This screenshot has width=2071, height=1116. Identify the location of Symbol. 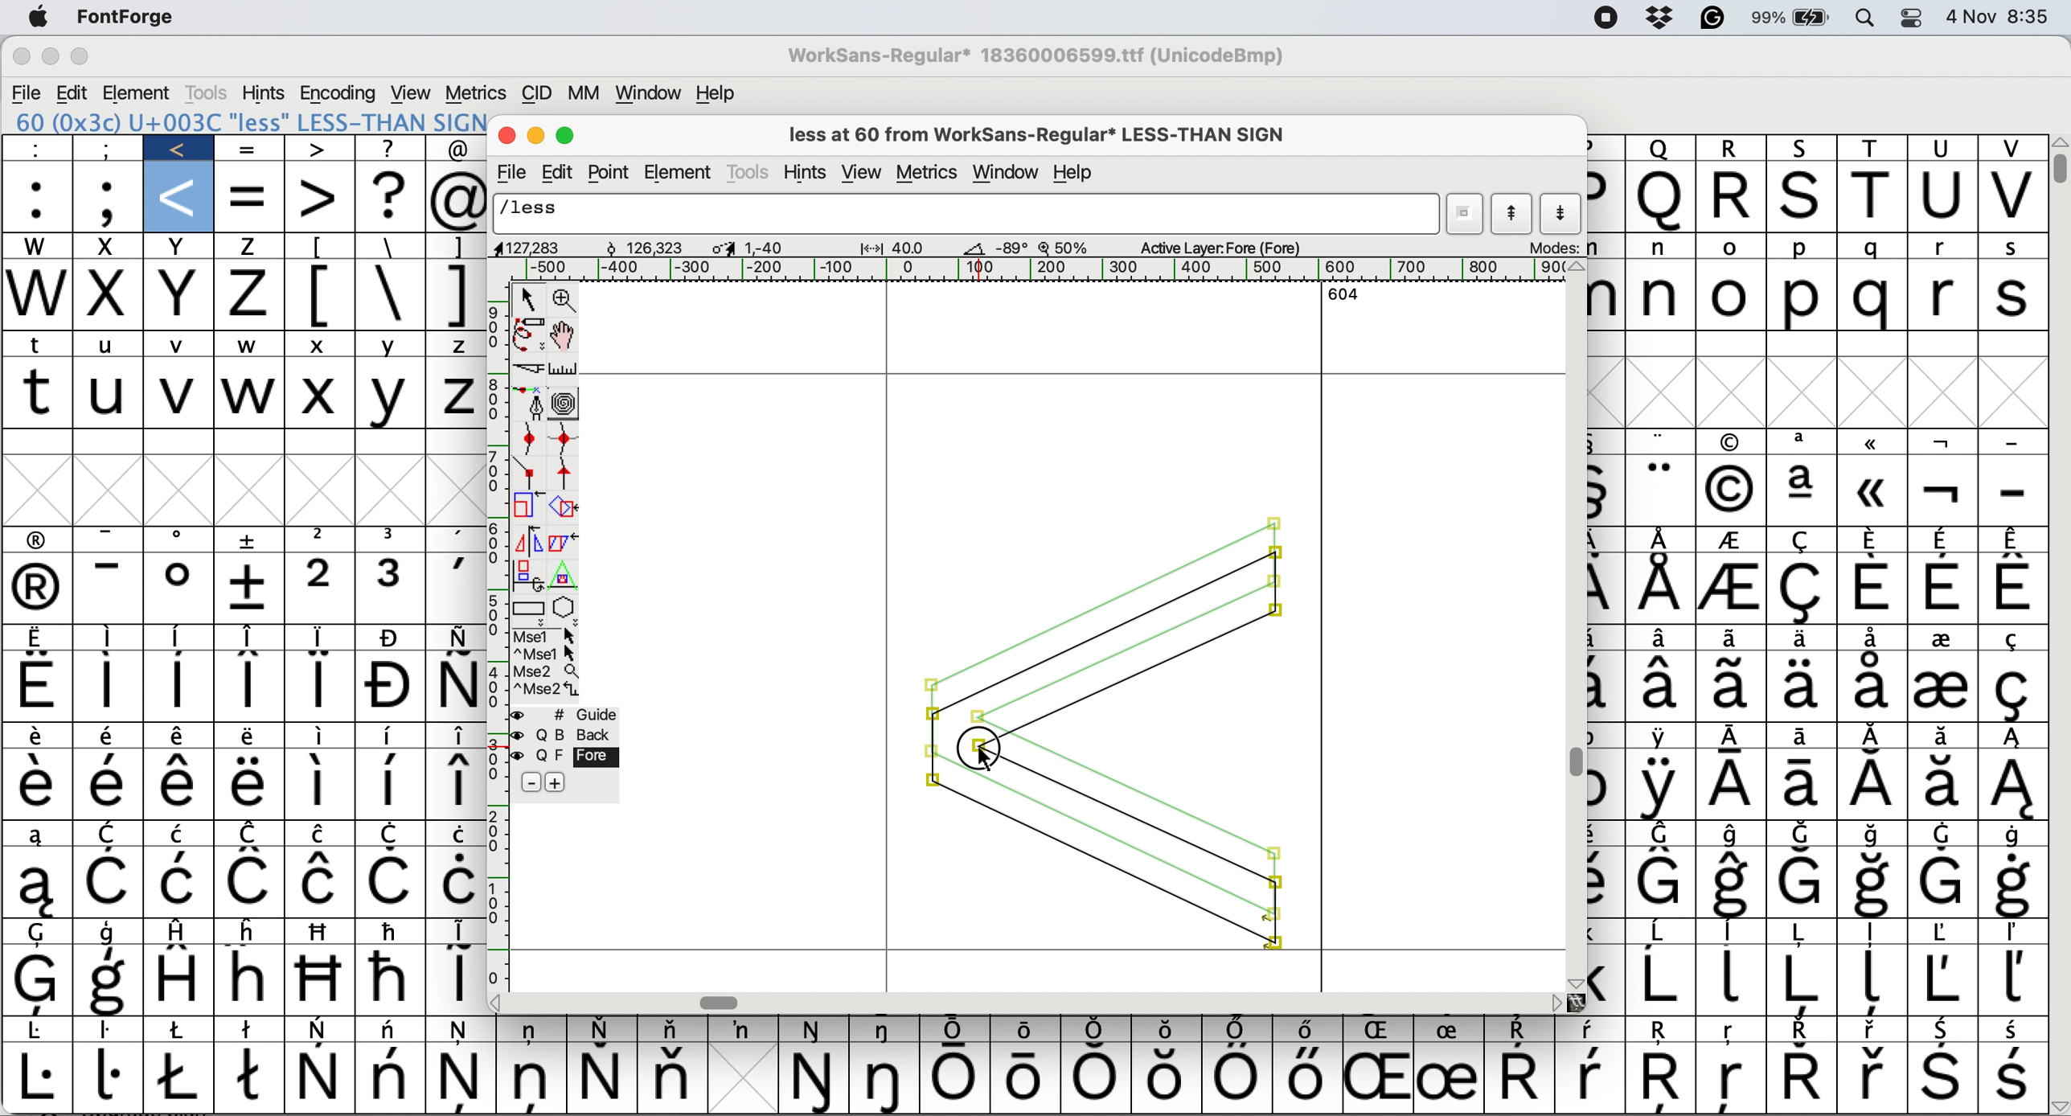
(1793, 1032).